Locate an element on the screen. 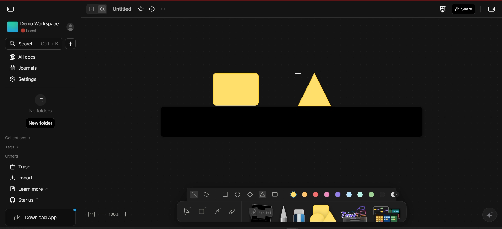 This screenshot has width=502, height=229. zoom factor is located at coordinates (113, 214).